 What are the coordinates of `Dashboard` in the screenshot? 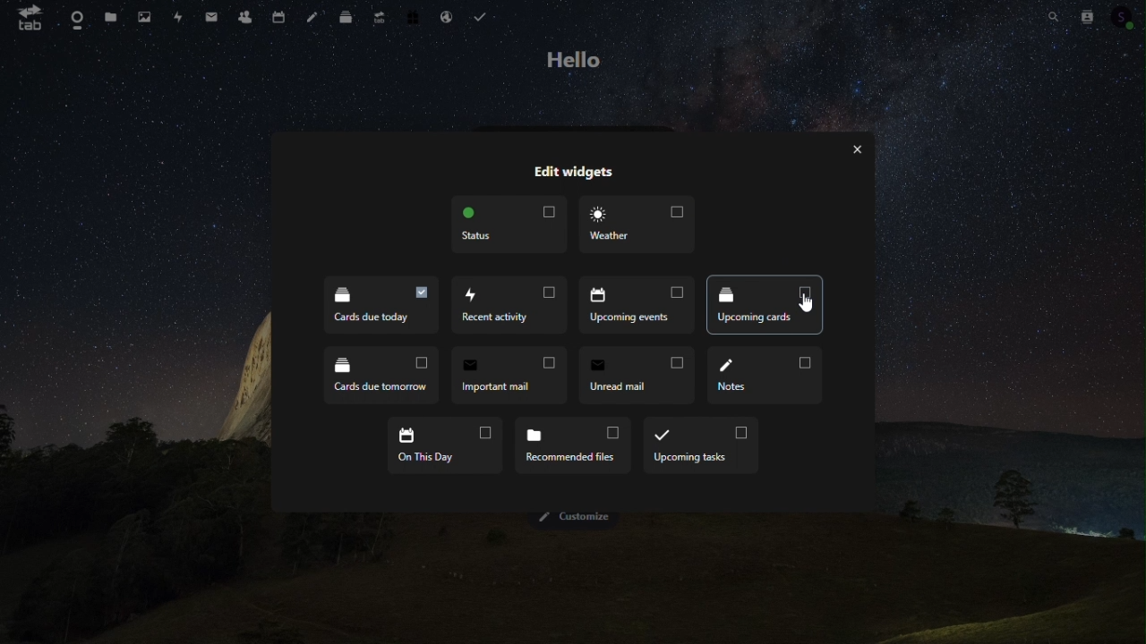 It's located at (77, 17).